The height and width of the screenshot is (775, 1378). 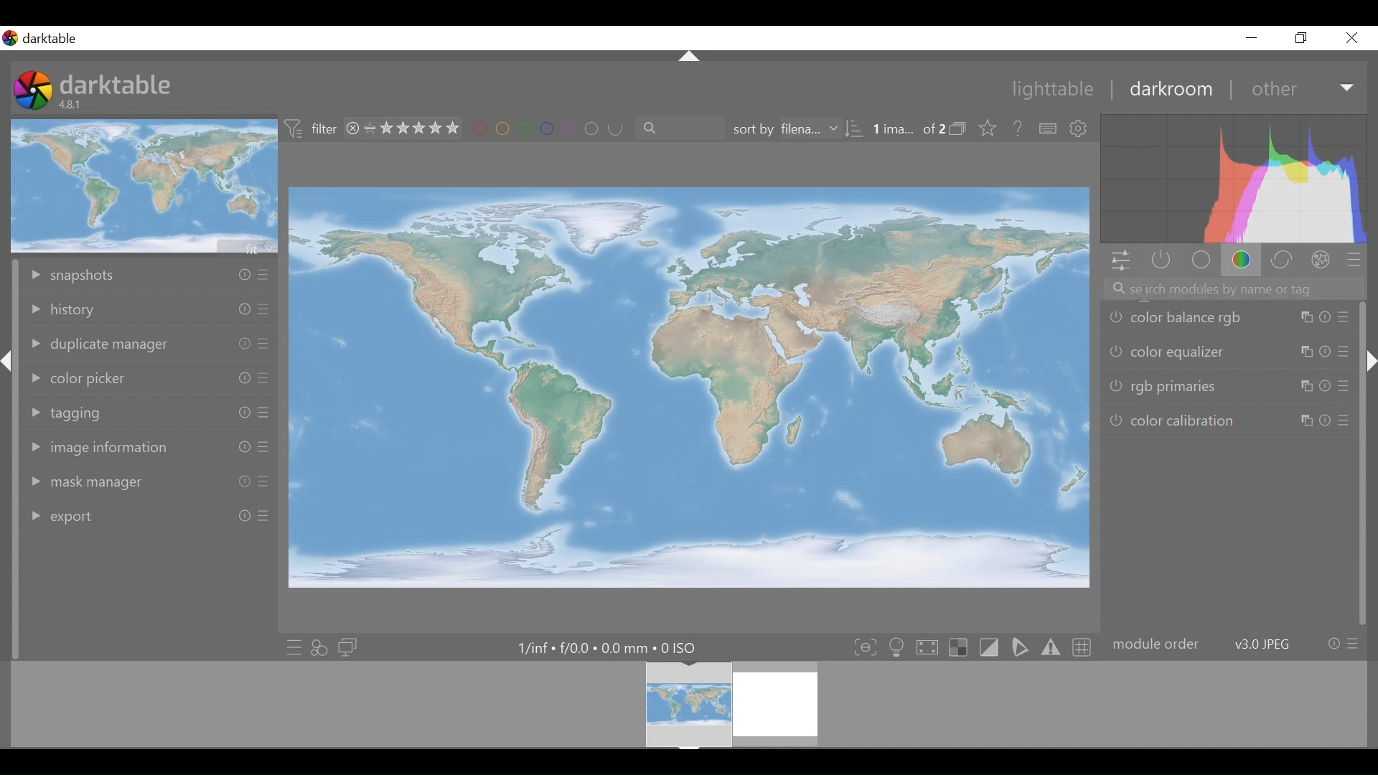 I want to click on hide, so click(x=9, y=363).